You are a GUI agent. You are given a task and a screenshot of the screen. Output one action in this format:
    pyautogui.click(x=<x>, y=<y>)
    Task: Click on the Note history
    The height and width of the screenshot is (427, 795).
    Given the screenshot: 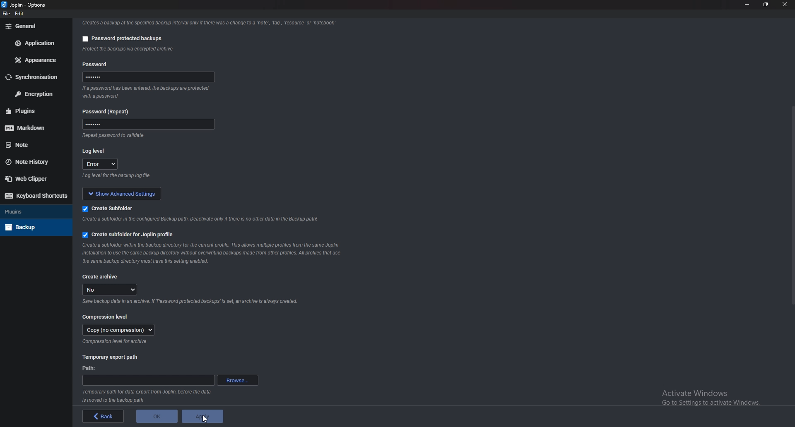 What is the action you would take?
    pyautogui.click(x=34, y=162)
    